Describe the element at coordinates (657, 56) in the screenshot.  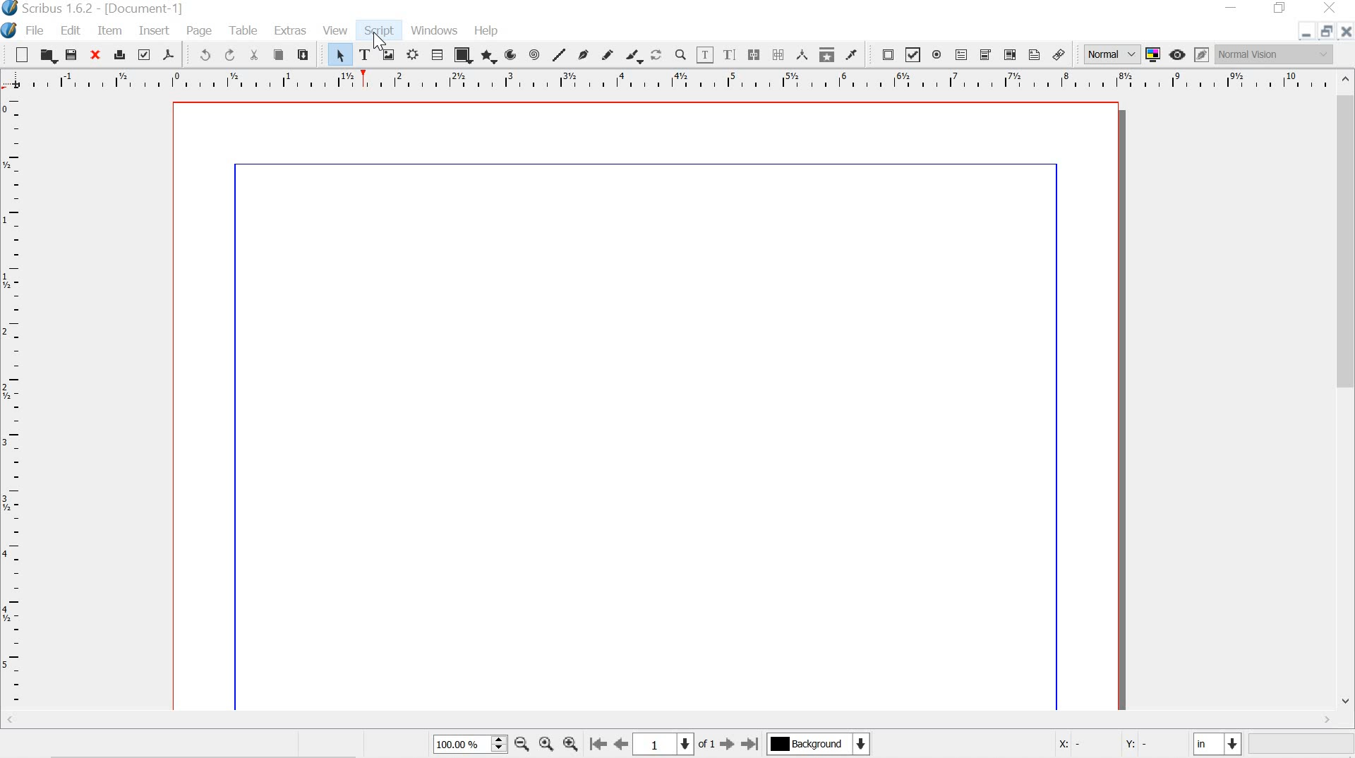
I see `rotate` at that location.